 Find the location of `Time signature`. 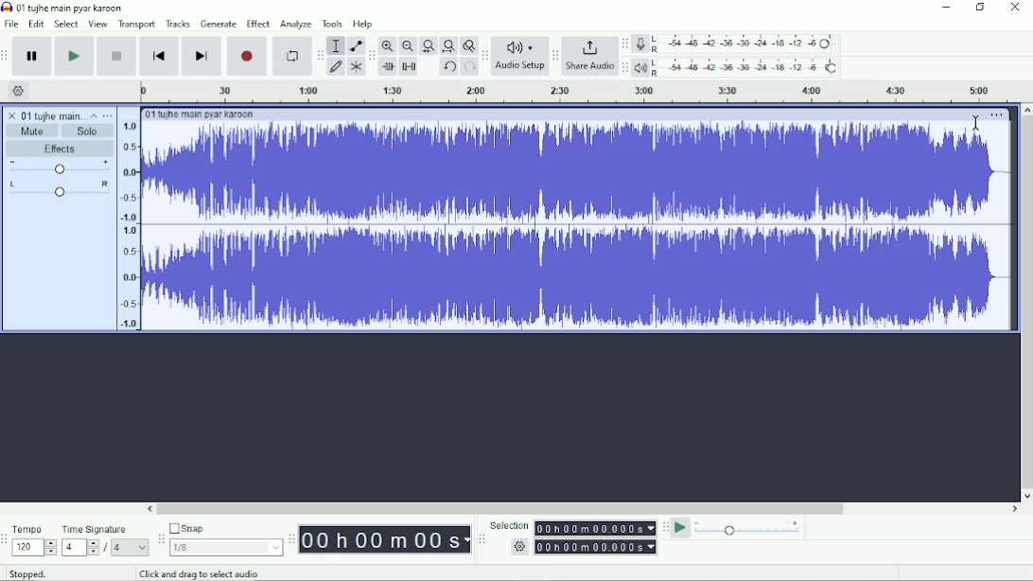

Time signature is located at coordinates (105, 529).